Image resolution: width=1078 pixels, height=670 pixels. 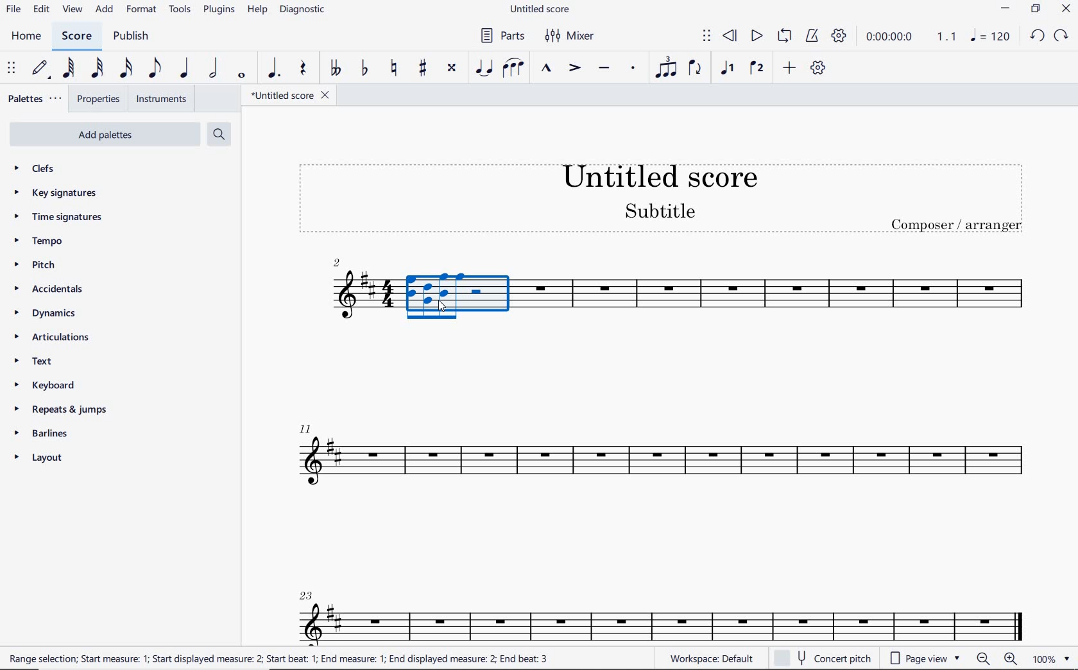 I want to click on TENUTO, so click(x=603, y=69).